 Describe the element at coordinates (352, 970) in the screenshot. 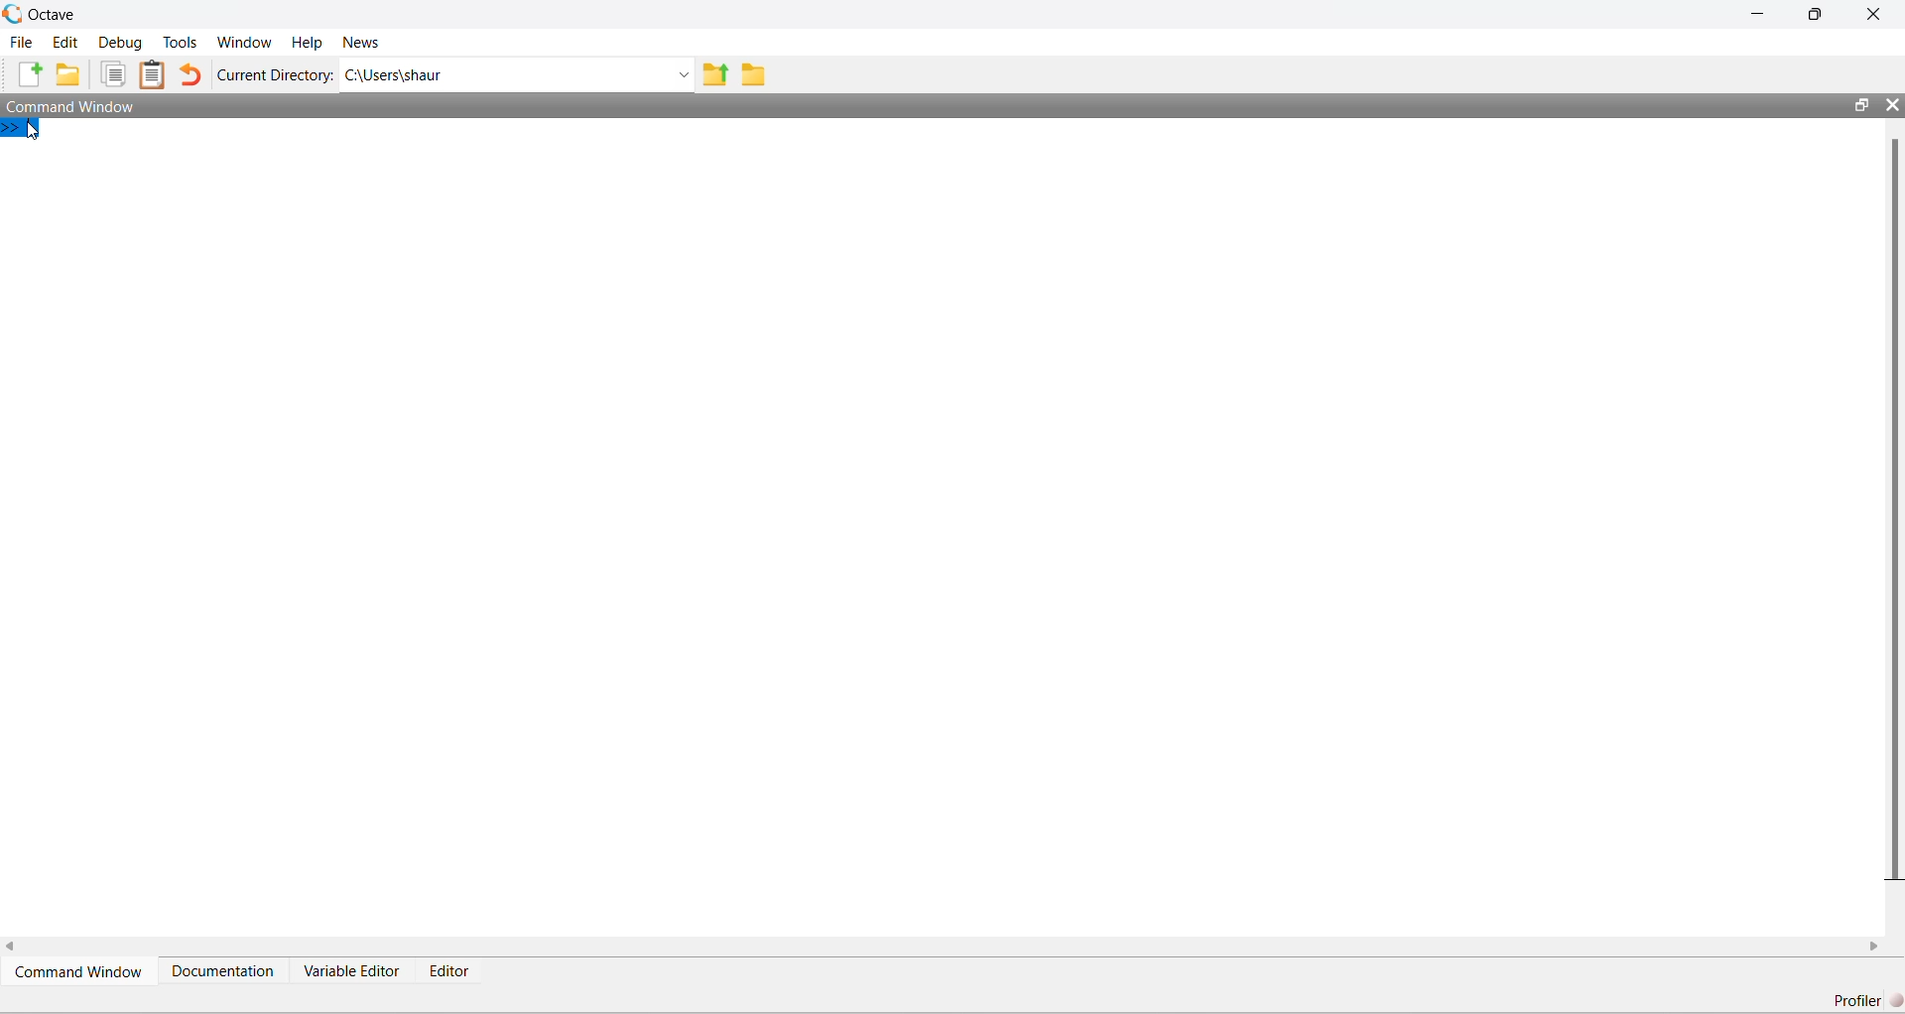

I see `Variable Editor` at that location.